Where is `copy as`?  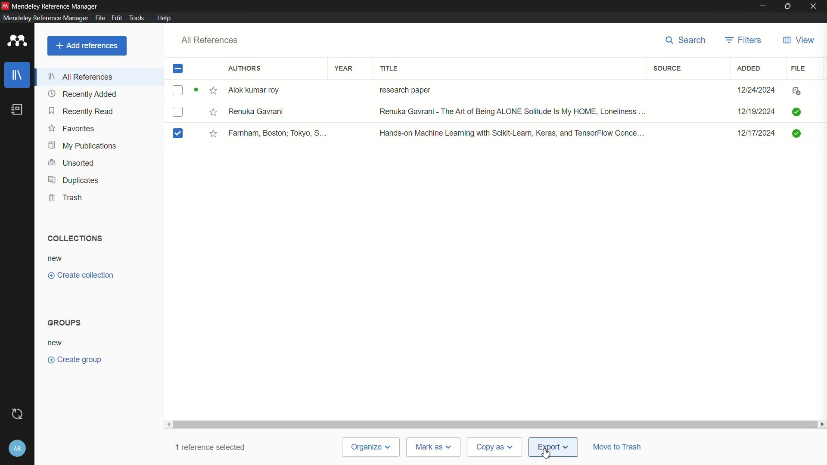 copy as is located at coordinates (494, 448).